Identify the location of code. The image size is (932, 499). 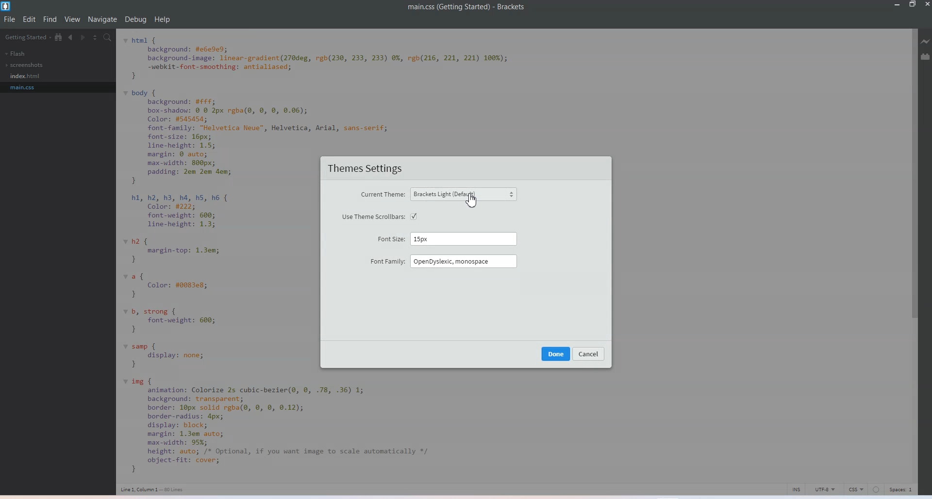
(335, 91).